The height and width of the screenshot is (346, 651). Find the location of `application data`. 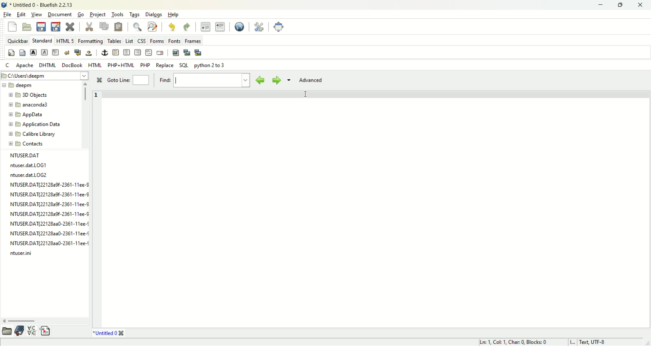

application data is located at coordinates (35, 124).